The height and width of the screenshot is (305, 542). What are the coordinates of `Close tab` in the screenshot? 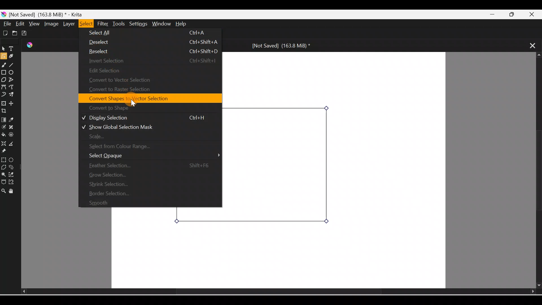 It's located at (530, 45).